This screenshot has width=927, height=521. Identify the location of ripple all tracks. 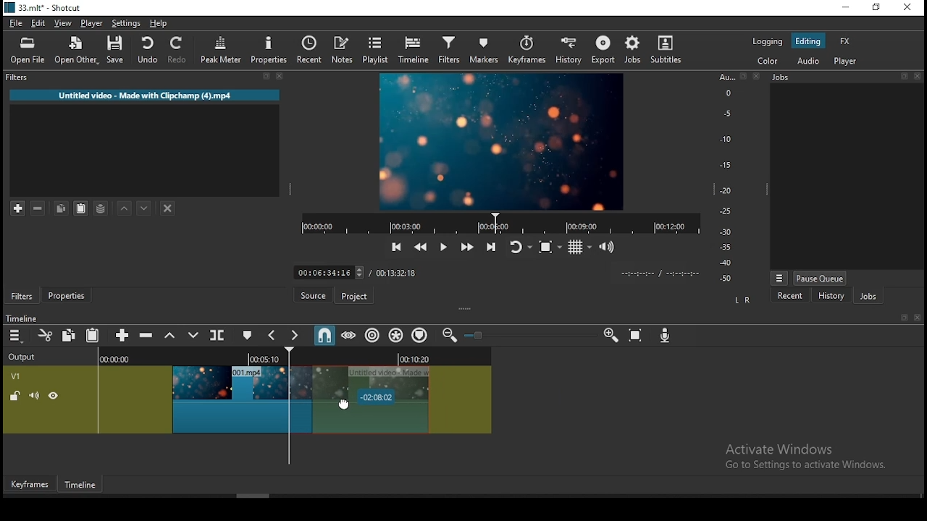
(397, 334).